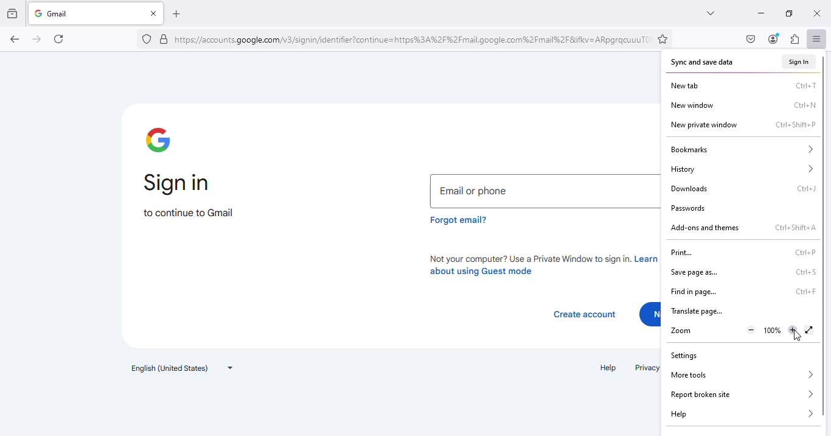 The image size is (831, 436). I want to click on privacy, so click(647, 368).